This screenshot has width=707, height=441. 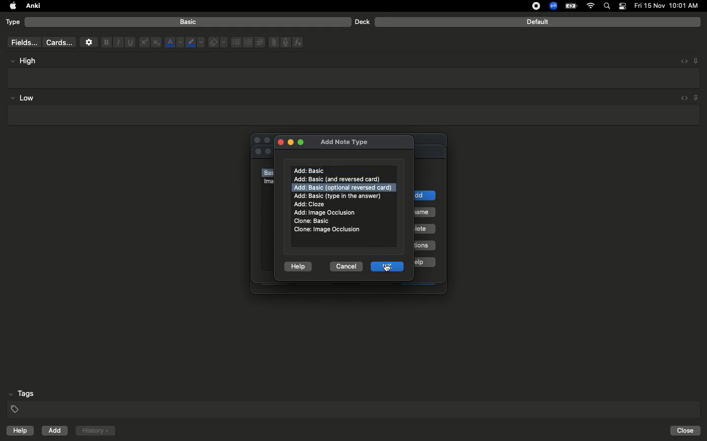 What do you see at coordinates (195, 43) in the screenshot?
I see `Marker` at bounding box center [195, 43].